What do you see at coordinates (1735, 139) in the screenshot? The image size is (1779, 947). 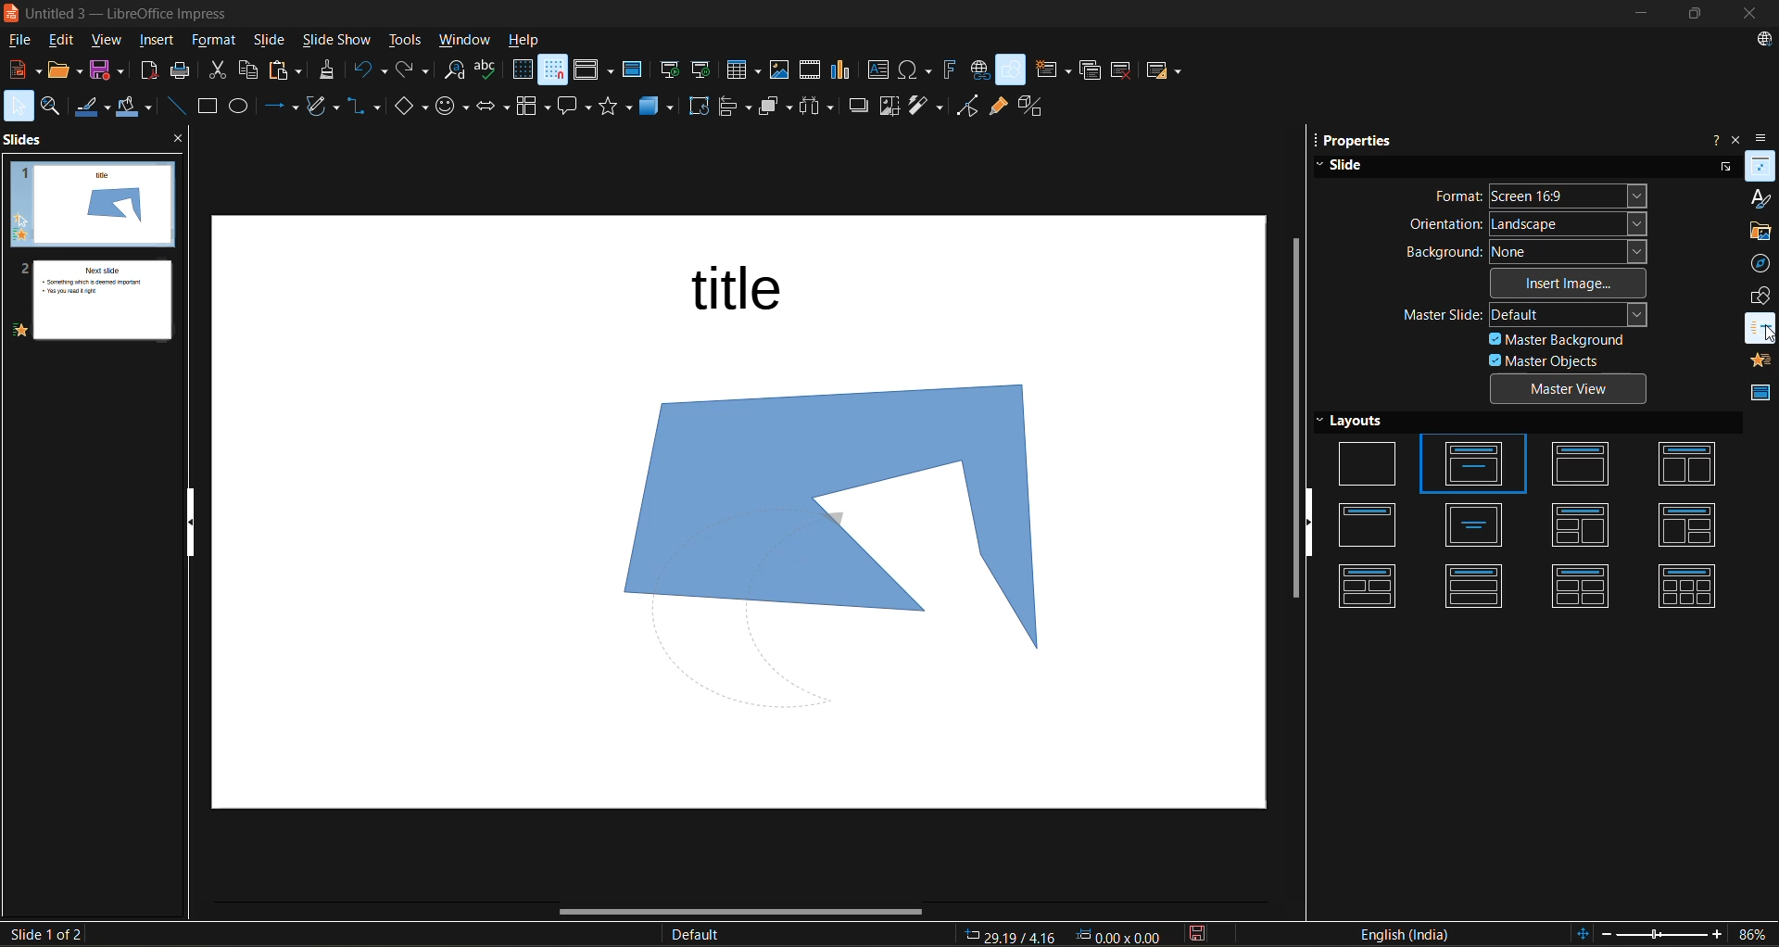 I see `close sidebar deck` at bounding box center [1735, 139].